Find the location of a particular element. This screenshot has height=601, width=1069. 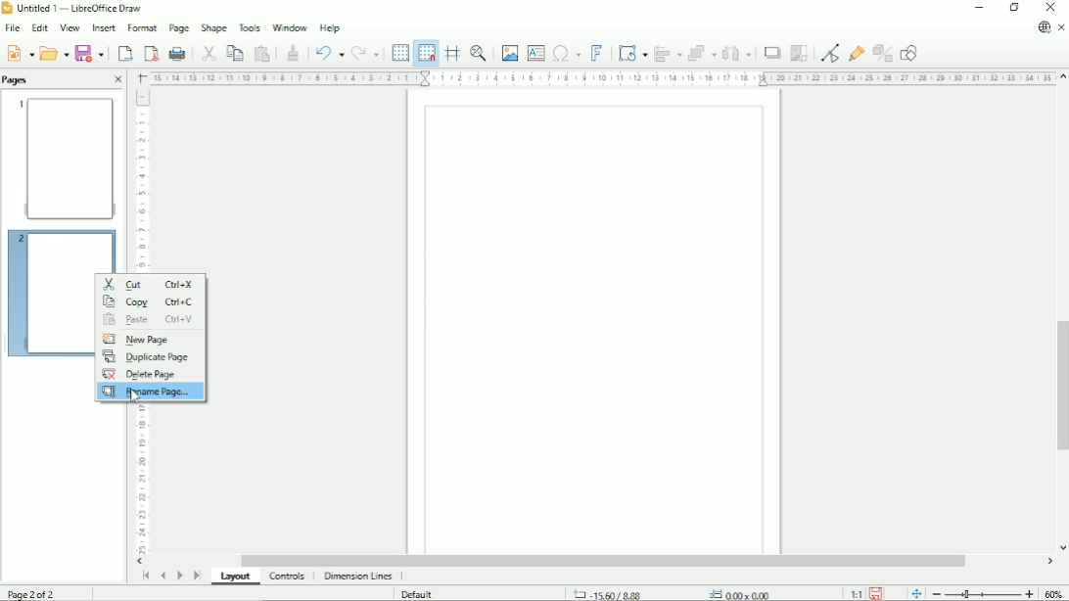

Print is located at coordinates (178, 54).